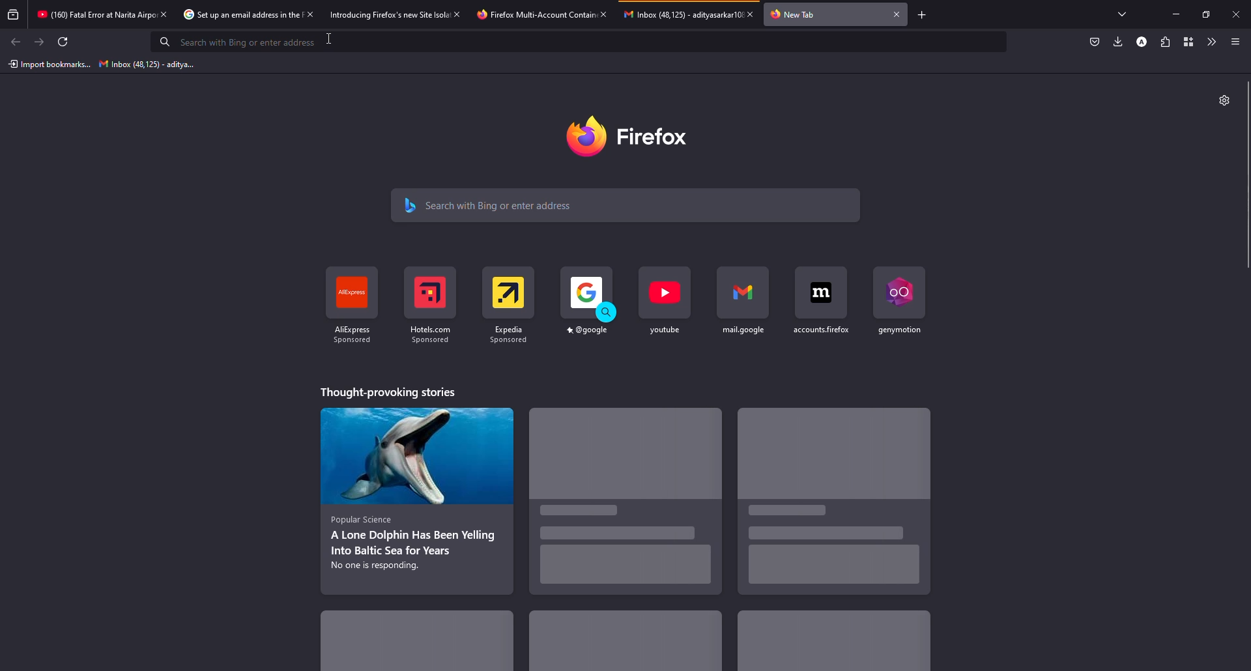  What do you see at coordinates (1248, 175) in the screenshot?
I see `scroll bar` at bounding box center [1248, 175].